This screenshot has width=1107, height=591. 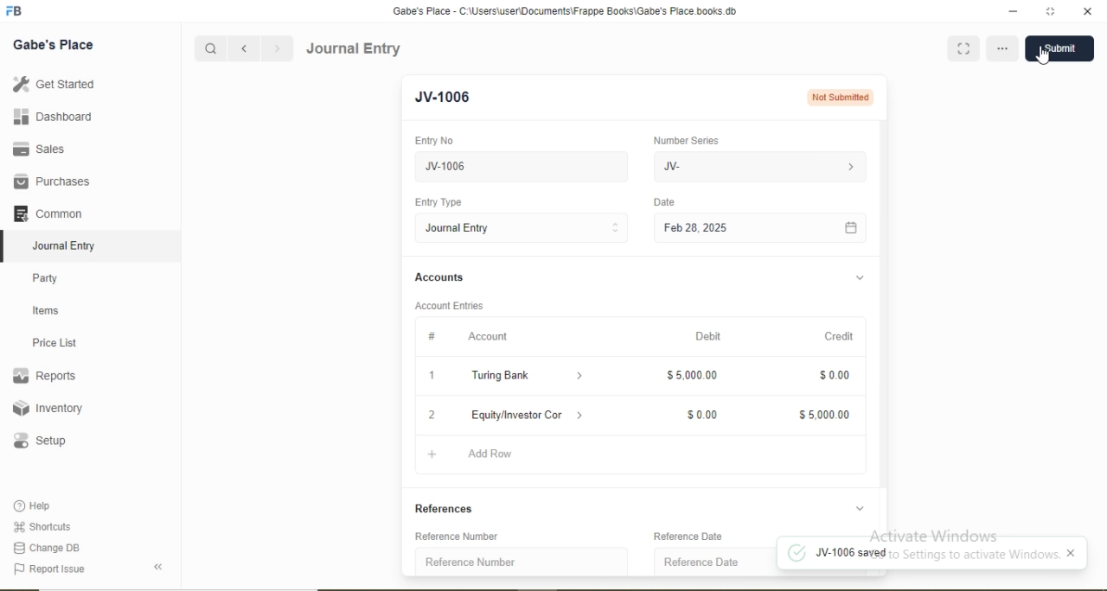 I want to click on Search, so click(x=209, y=49).